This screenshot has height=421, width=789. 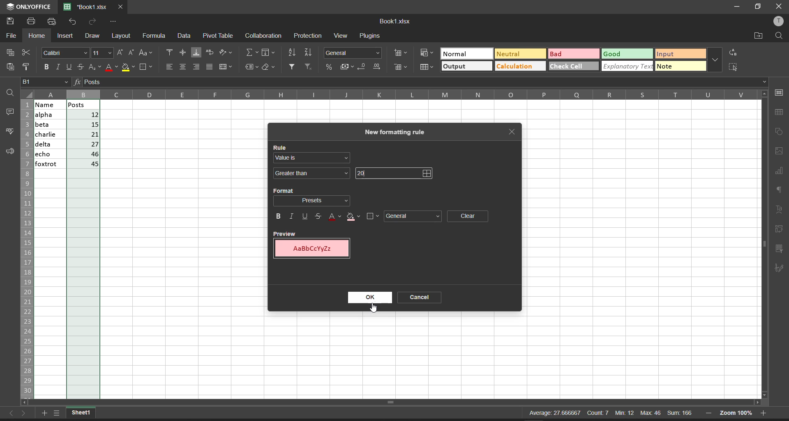 I want to click on subscript/superscript, so click(x=95, y=67).